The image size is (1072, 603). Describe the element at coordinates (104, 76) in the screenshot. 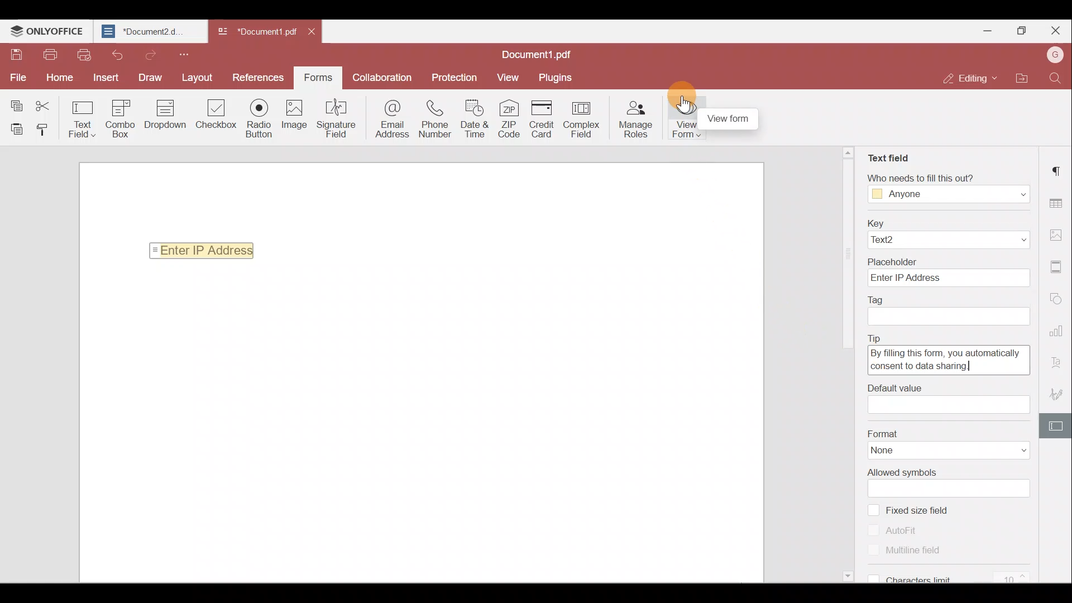

I see `Insert` at that location.